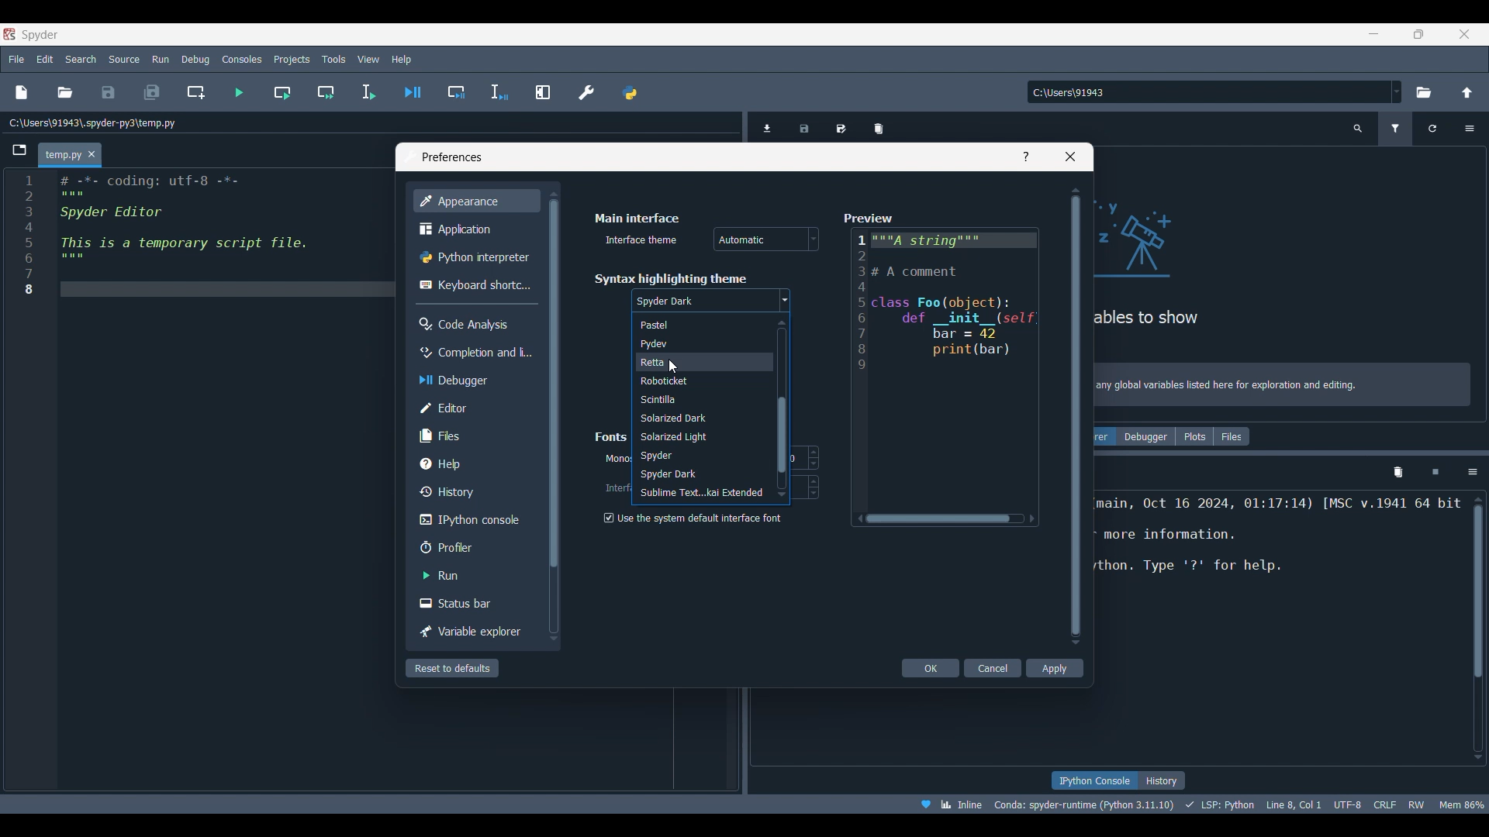  Describe the element at coordinates (205, 237) in the screenshot. I see `editor pane` at that location.